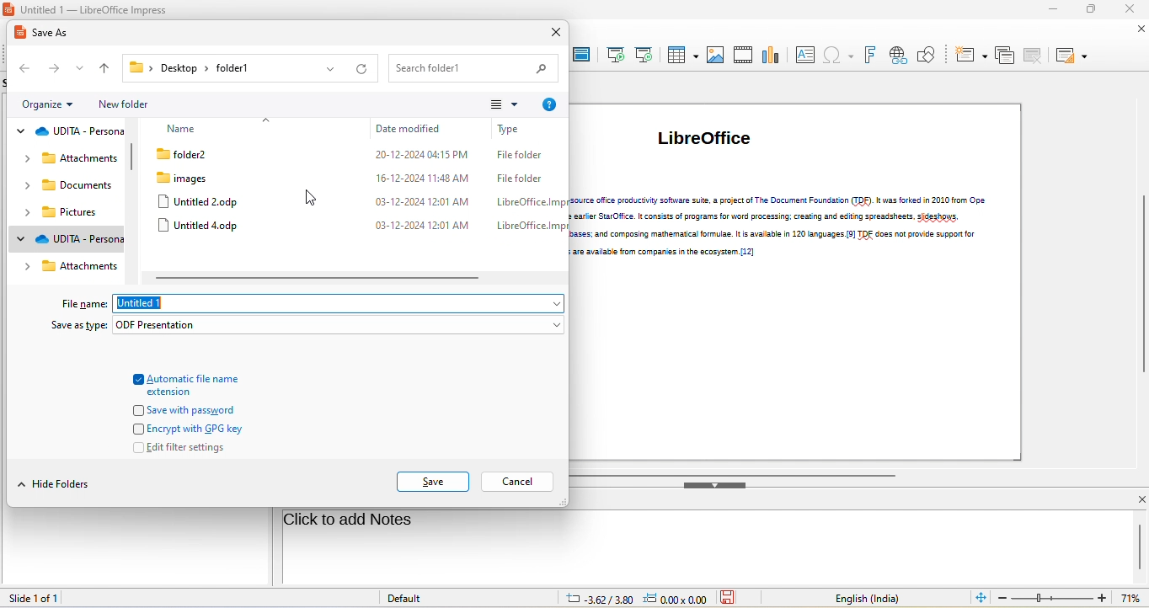 This screenshot has width=1149, height=608. What do you see at coordinates (736, 474) in the screenshot?
I see `horizontal scroll bar` at bounding box center [736, 474].